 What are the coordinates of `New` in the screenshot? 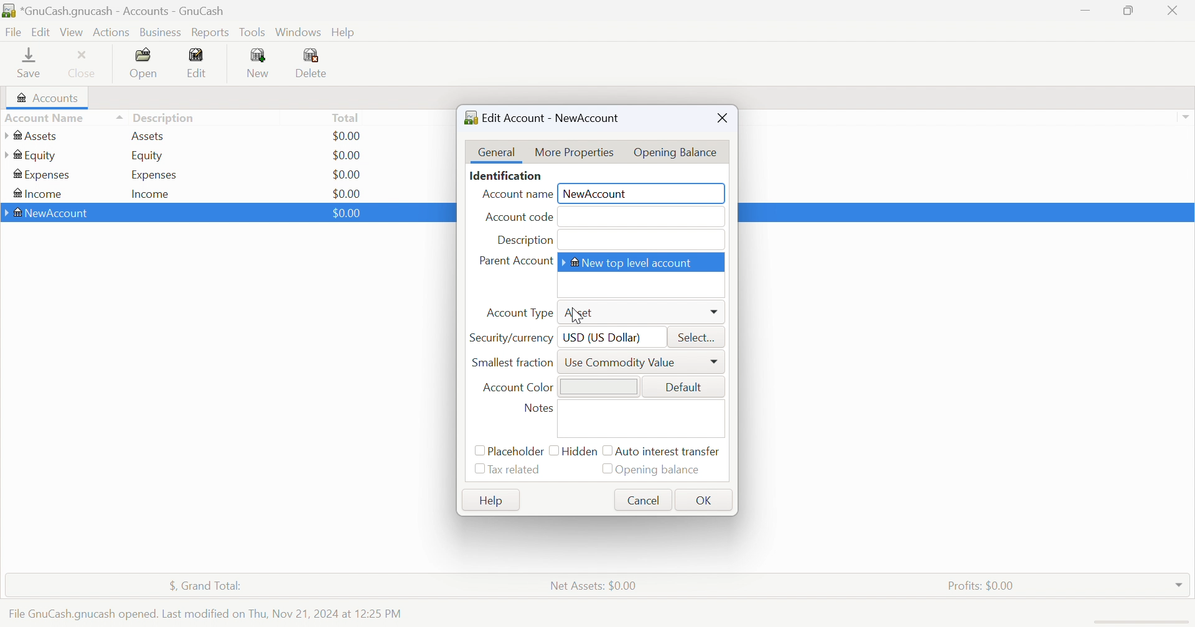 It's located at (257, 62).